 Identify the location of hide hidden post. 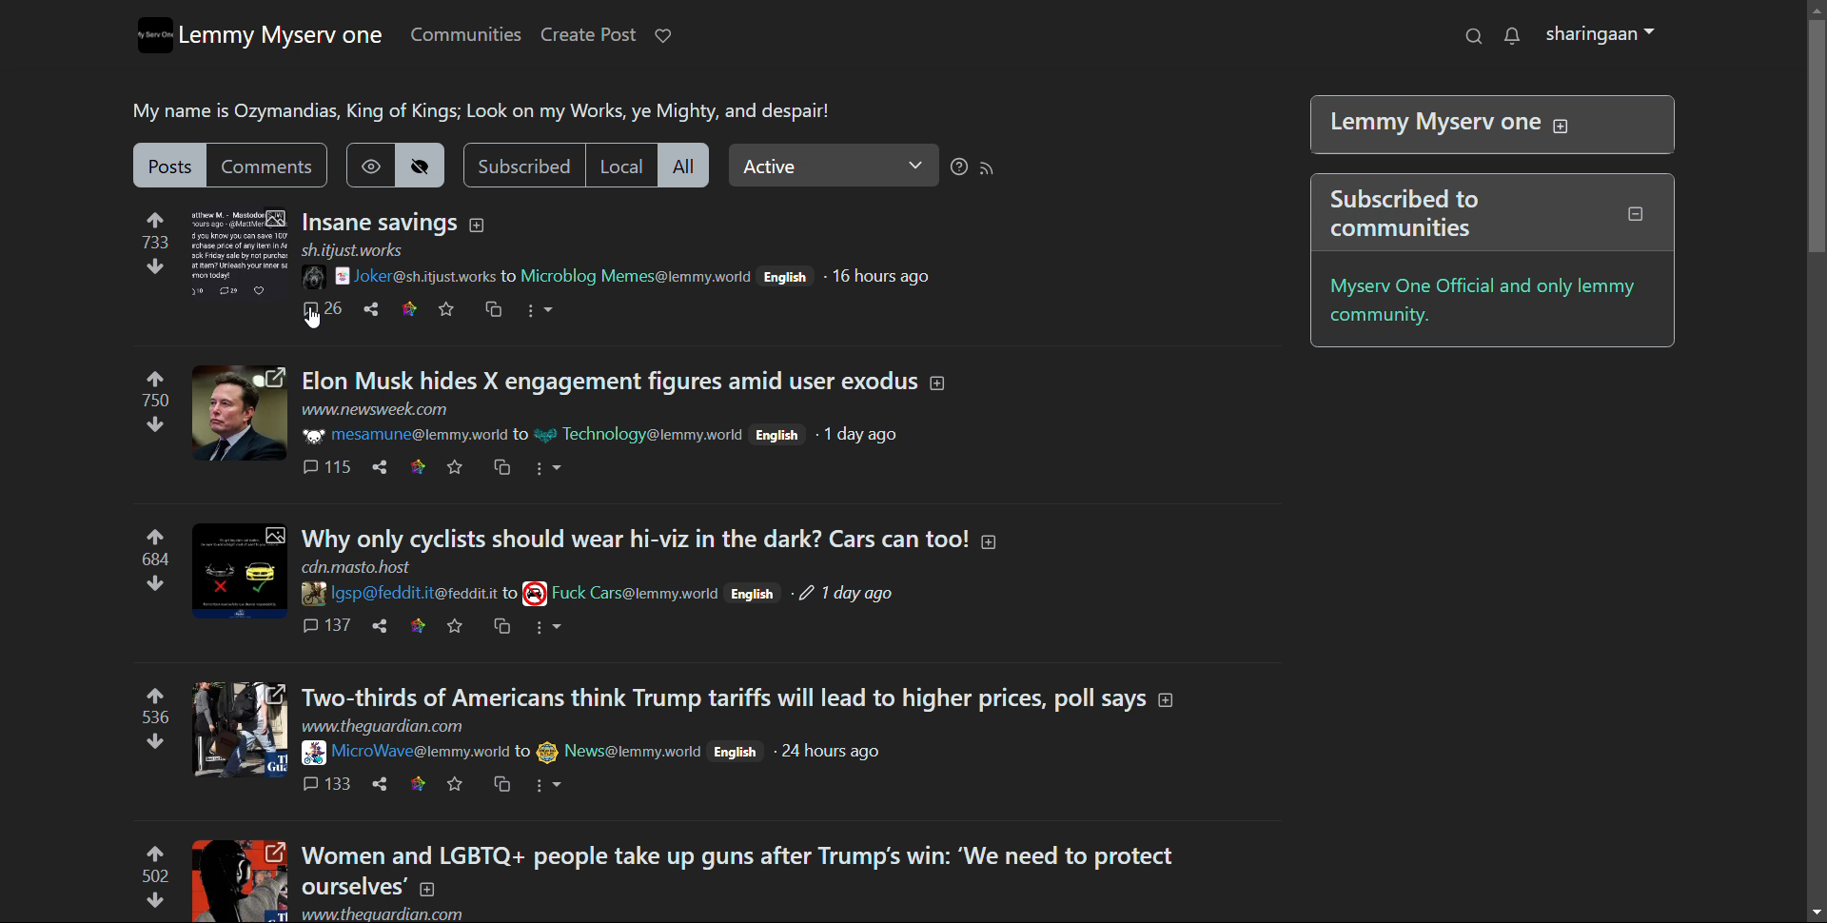
(420, 165).